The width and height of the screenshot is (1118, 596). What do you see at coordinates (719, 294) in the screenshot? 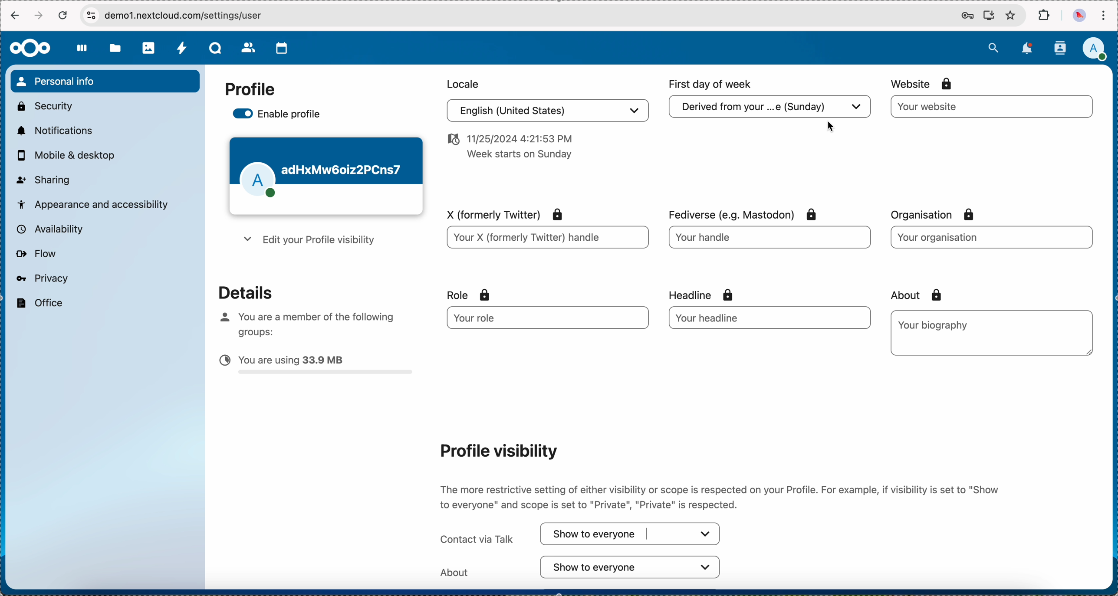
I see `headline` at bounding box center [719, 294].